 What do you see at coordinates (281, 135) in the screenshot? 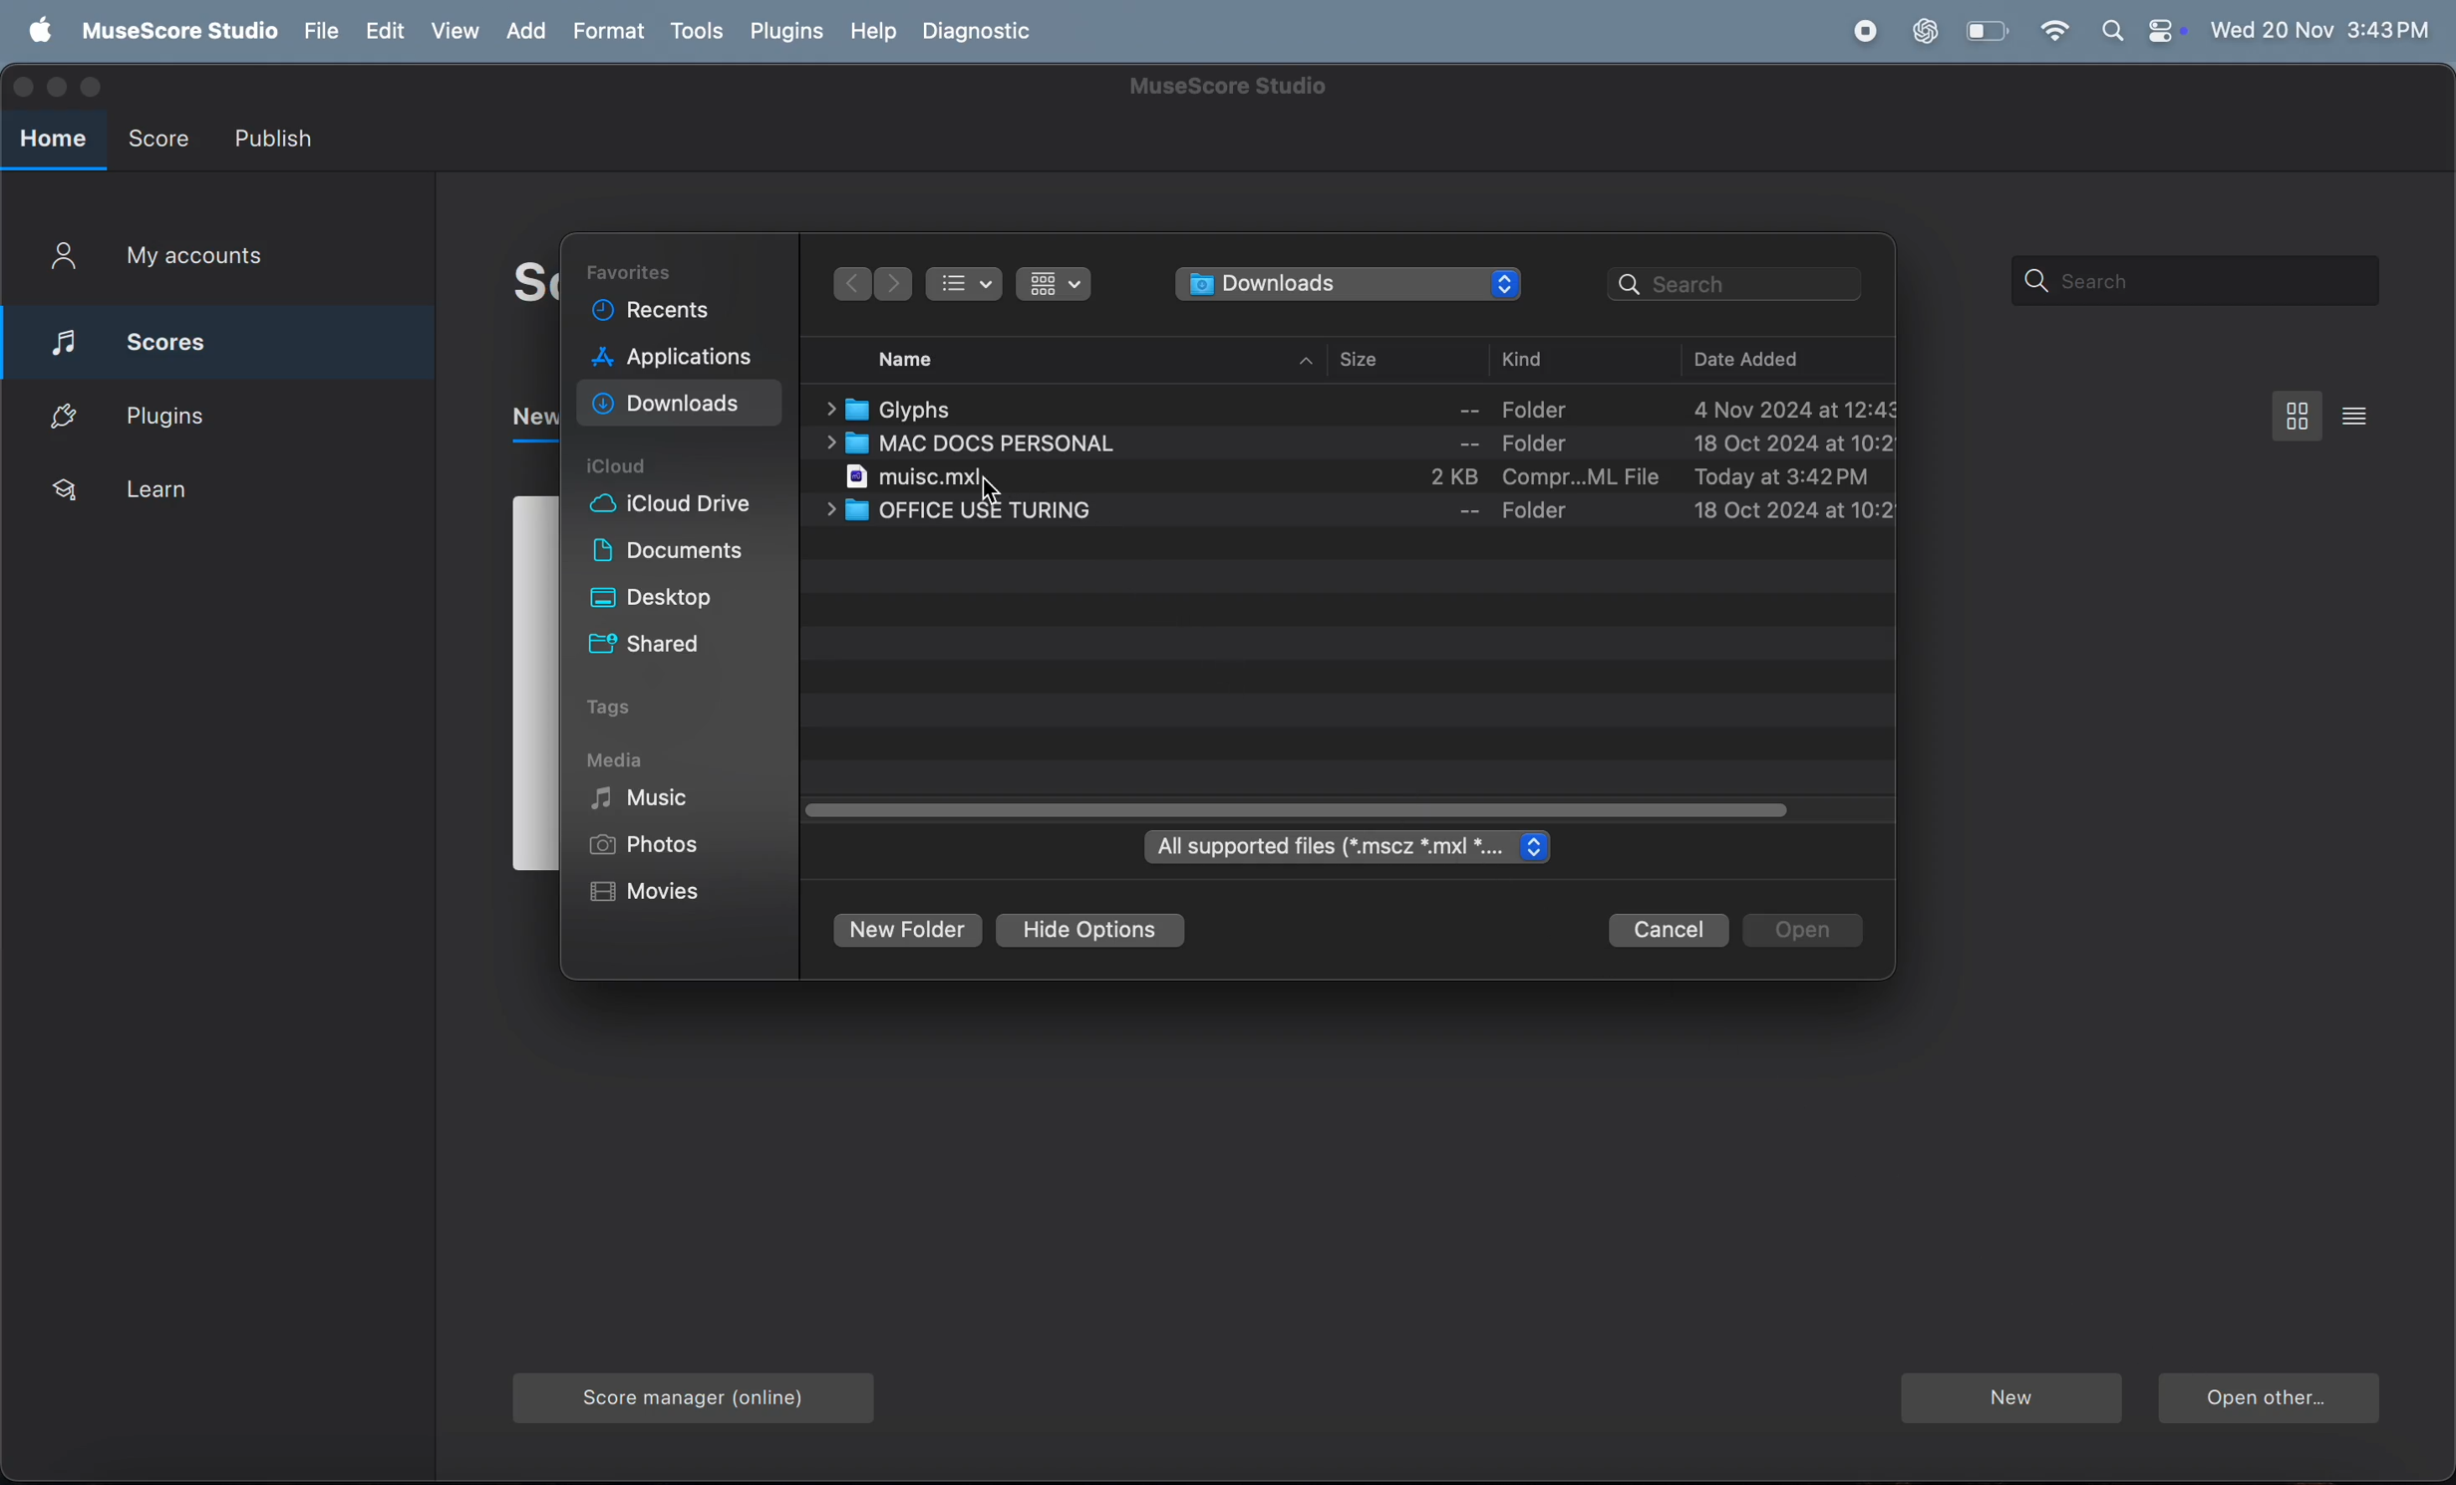
I see `publish` at bounding box center [281, 135].